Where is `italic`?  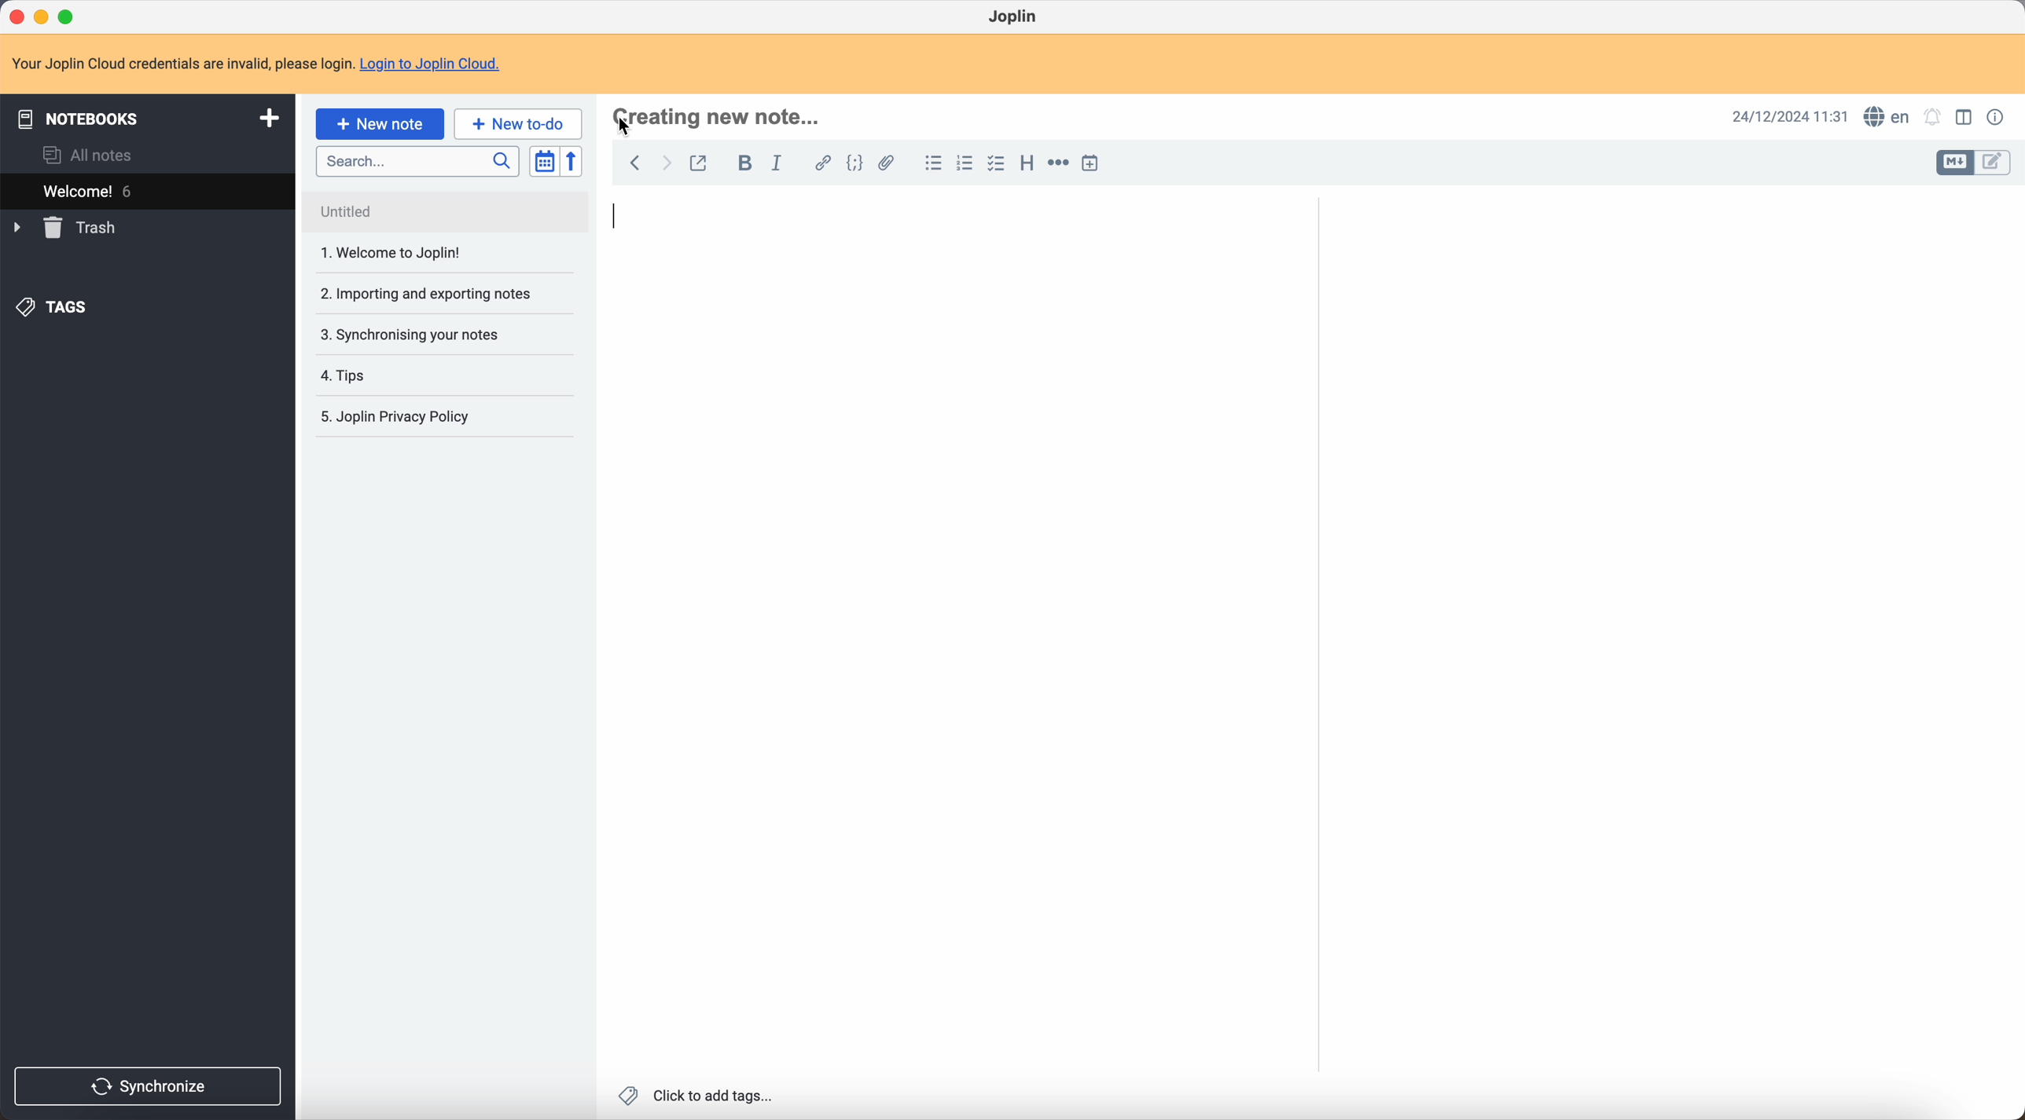 italic is located at coordinates (777, 166).